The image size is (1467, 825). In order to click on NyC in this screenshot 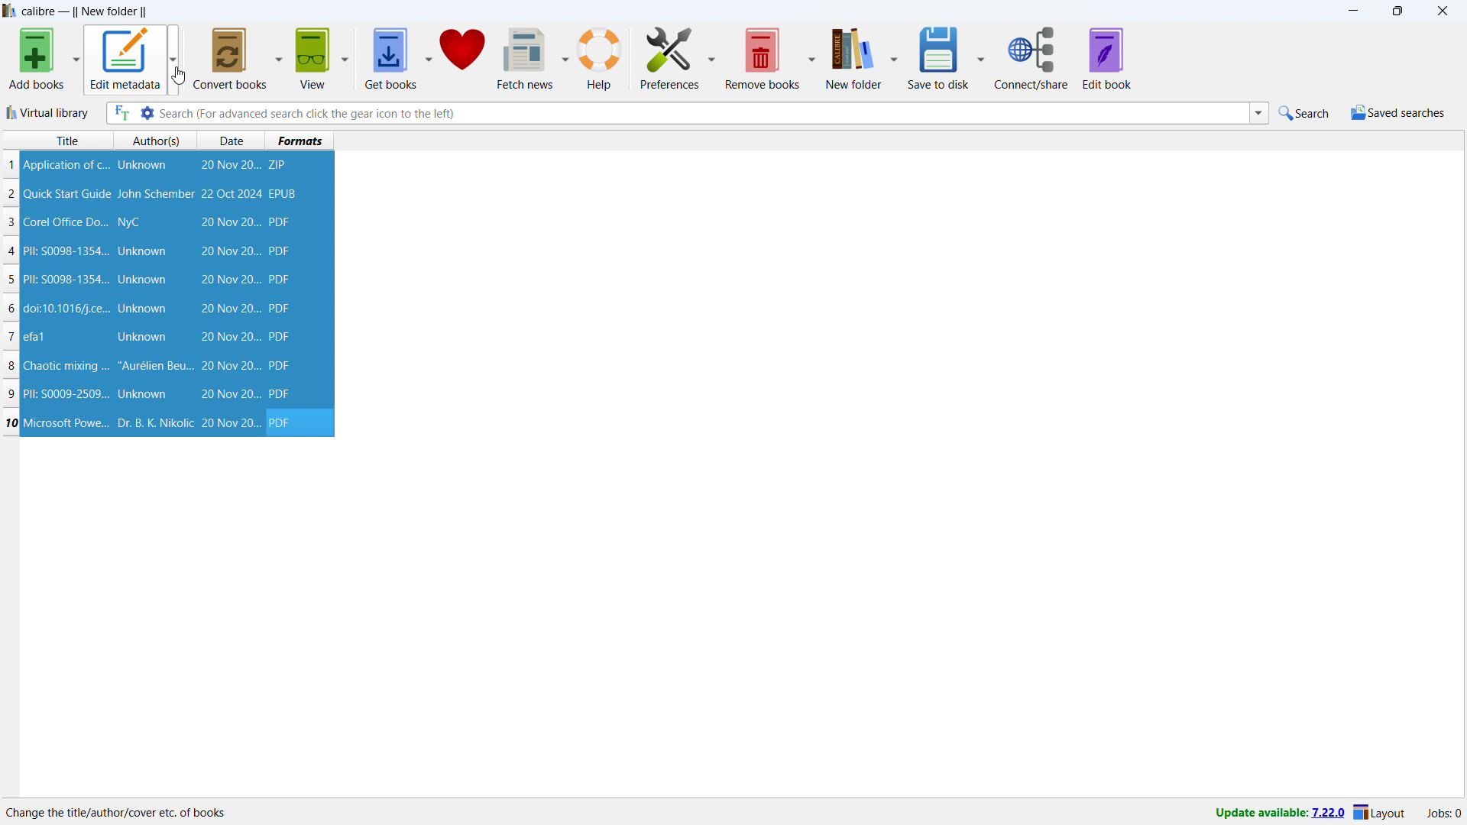, I will do `click(129, 222)`.